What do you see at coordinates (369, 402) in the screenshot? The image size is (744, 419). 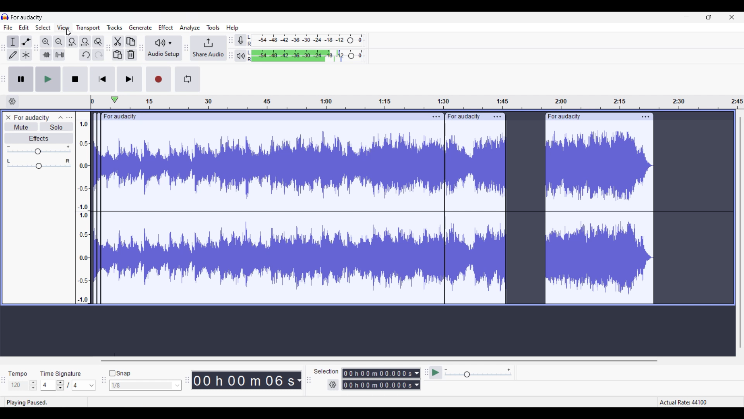 I see `playing paused actual rate: 44100` at bounding box center [369, 402].